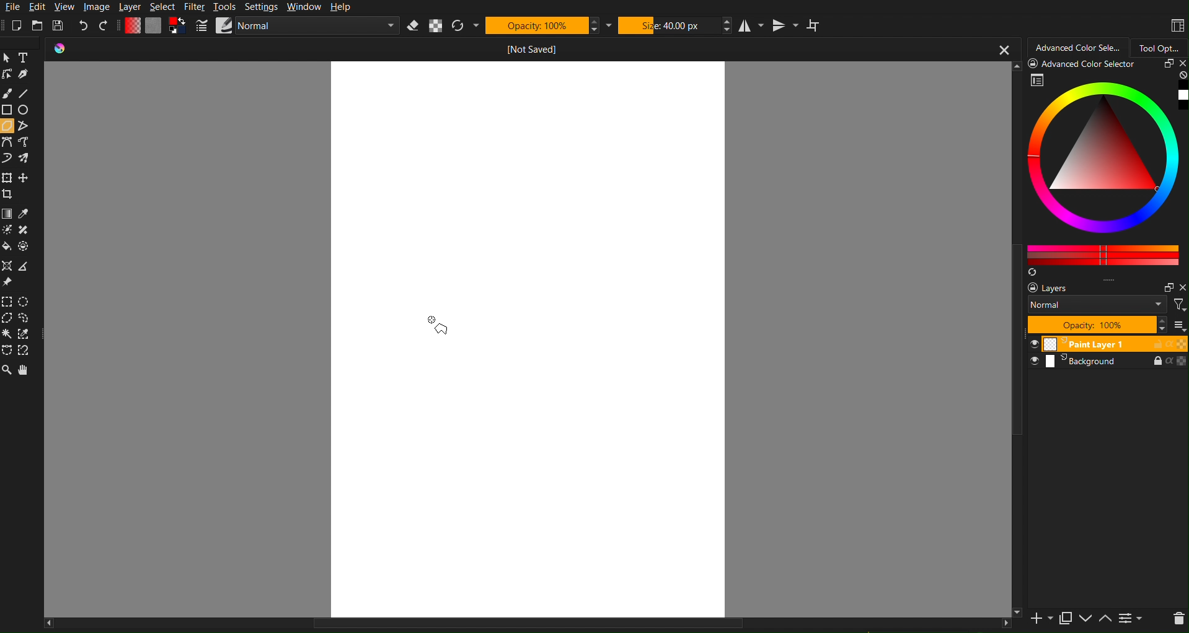  Describe the element at coordinates (104, 25) in the screenshot. I see `Redo` at that location.